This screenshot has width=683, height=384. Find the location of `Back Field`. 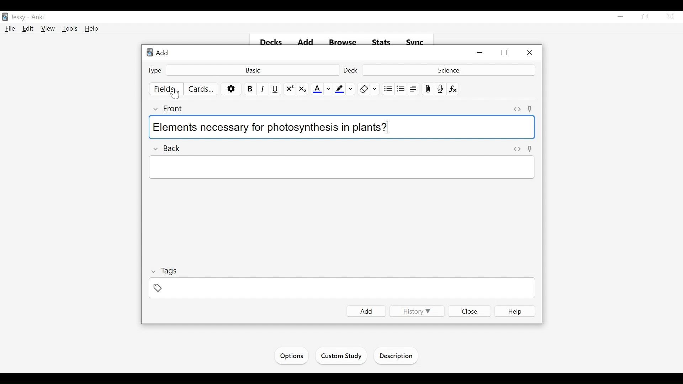

Back Field is located at coordinates (340, 168).